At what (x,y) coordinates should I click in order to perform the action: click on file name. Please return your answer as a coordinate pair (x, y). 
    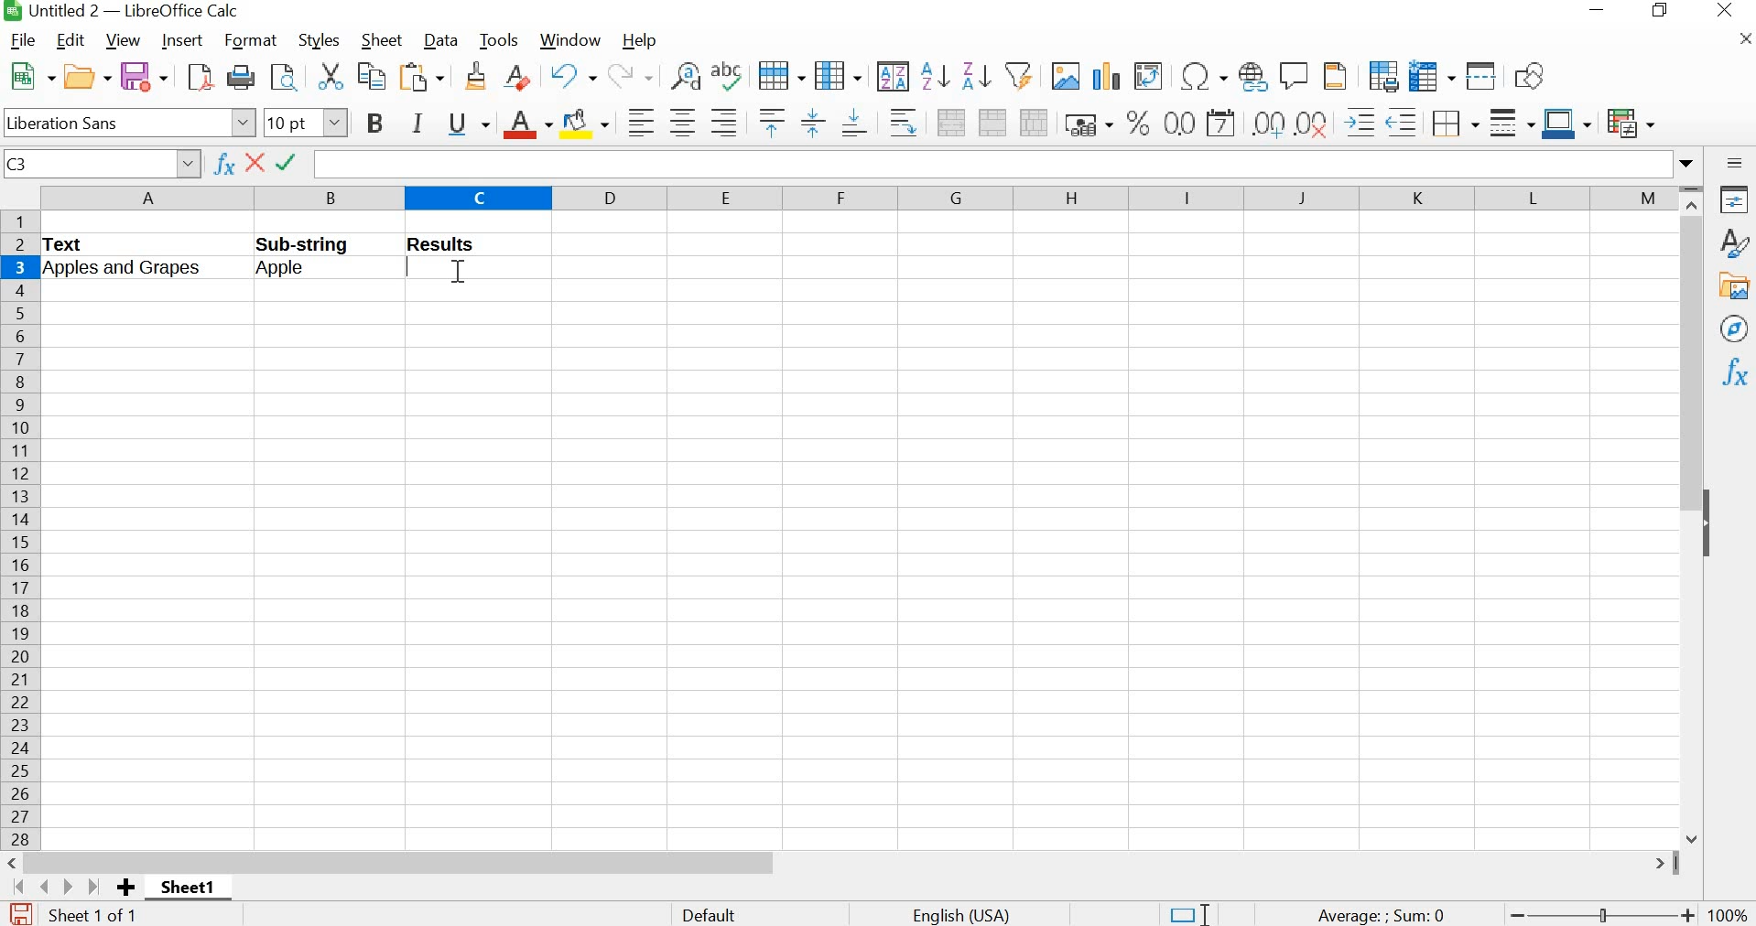
    Looking at the image, I should click on (120, 11).